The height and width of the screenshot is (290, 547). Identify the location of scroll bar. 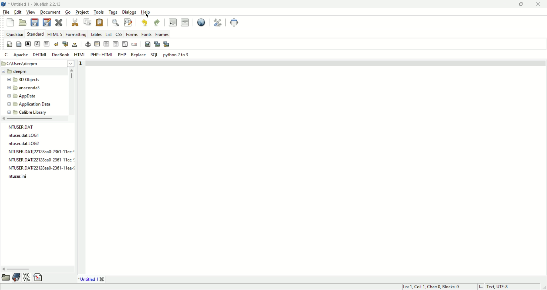
(38, 270).